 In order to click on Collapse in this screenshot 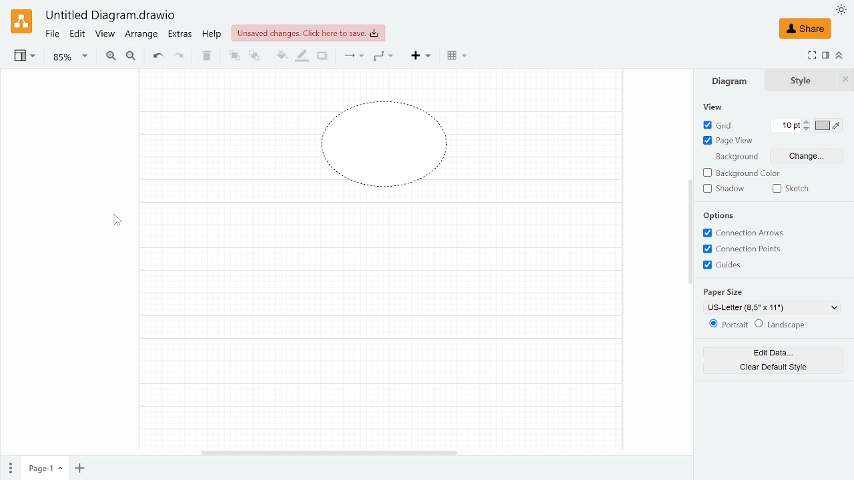, I will do `click(838, 55)`.